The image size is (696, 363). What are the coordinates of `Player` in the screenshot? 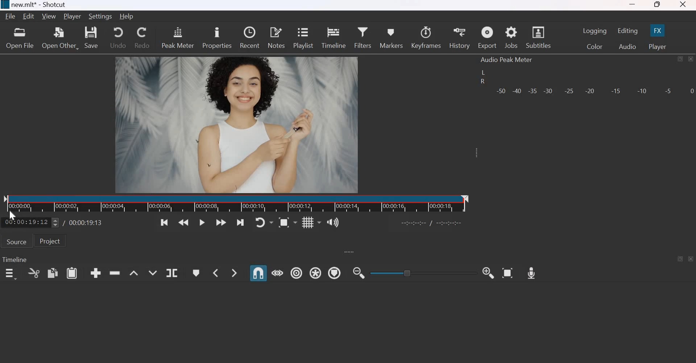 It's located at (72, 17).